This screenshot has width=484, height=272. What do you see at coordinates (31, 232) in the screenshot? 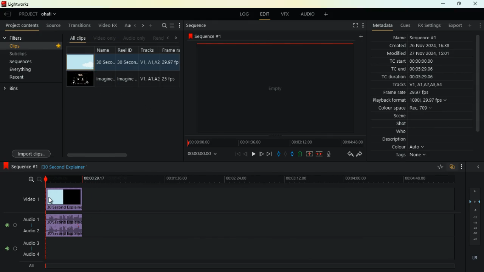
I see `audio 2` at bounding box center [31, 232].